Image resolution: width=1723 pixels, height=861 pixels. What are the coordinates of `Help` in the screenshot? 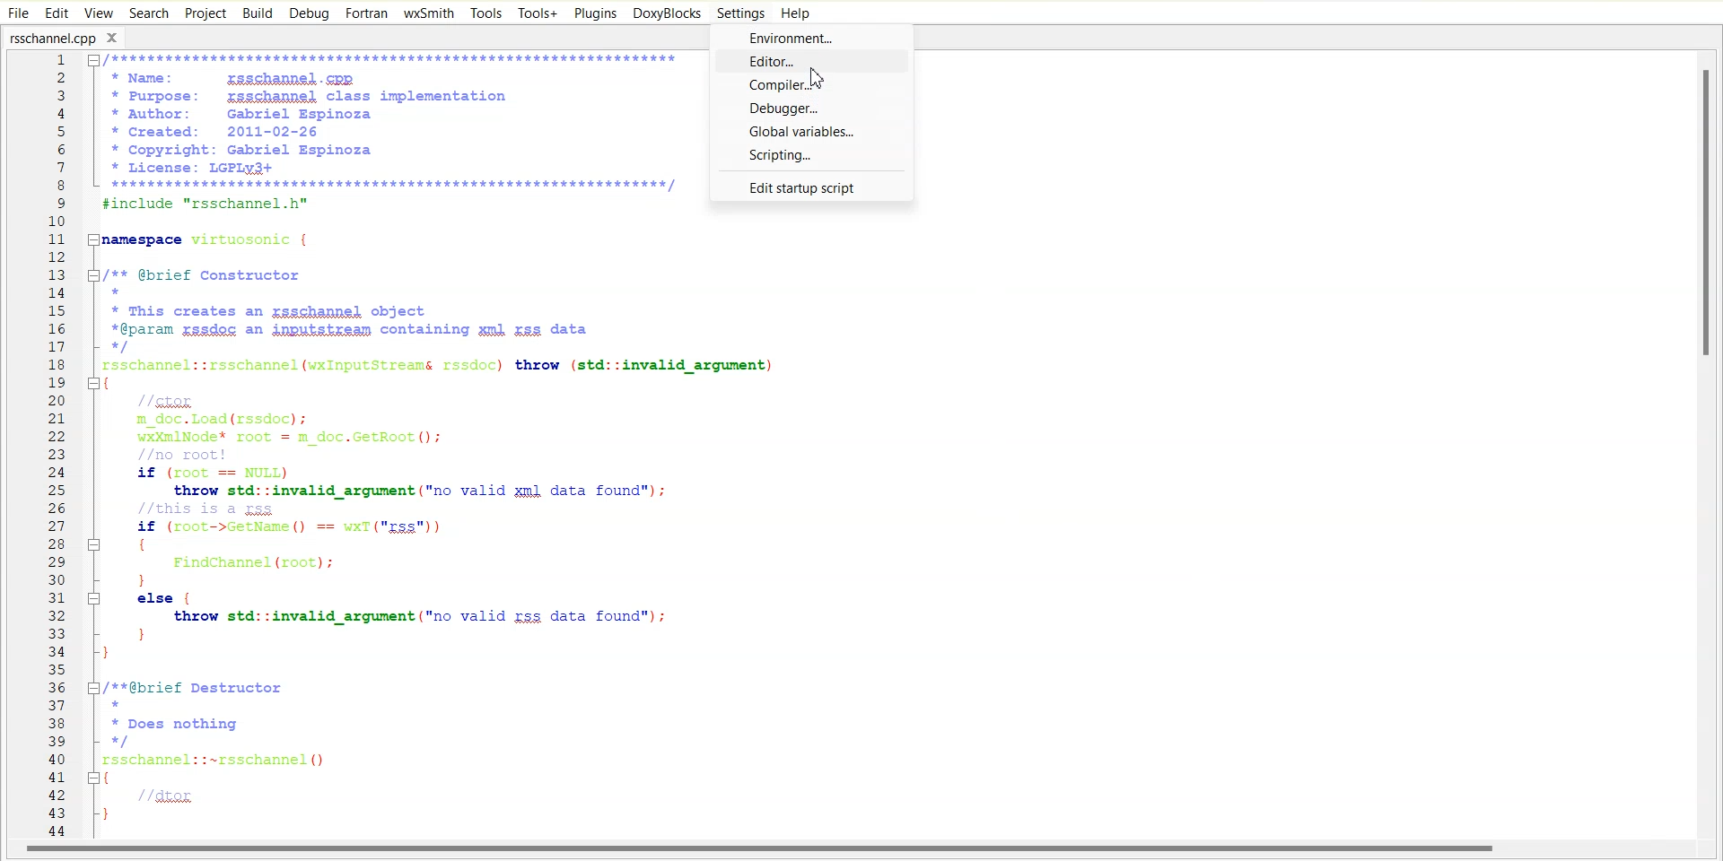 It's located at (796, 13).